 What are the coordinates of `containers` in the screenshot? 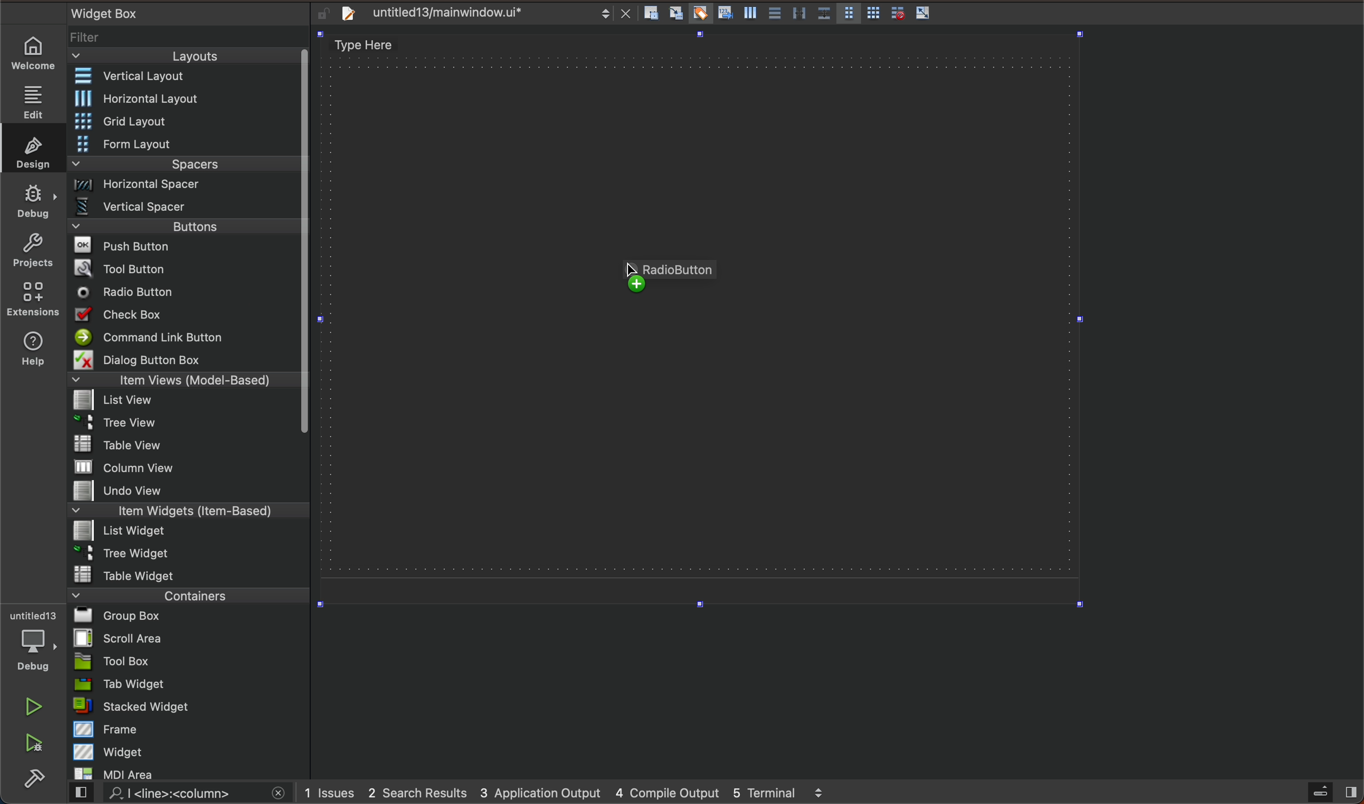 It's located at (183, 595).